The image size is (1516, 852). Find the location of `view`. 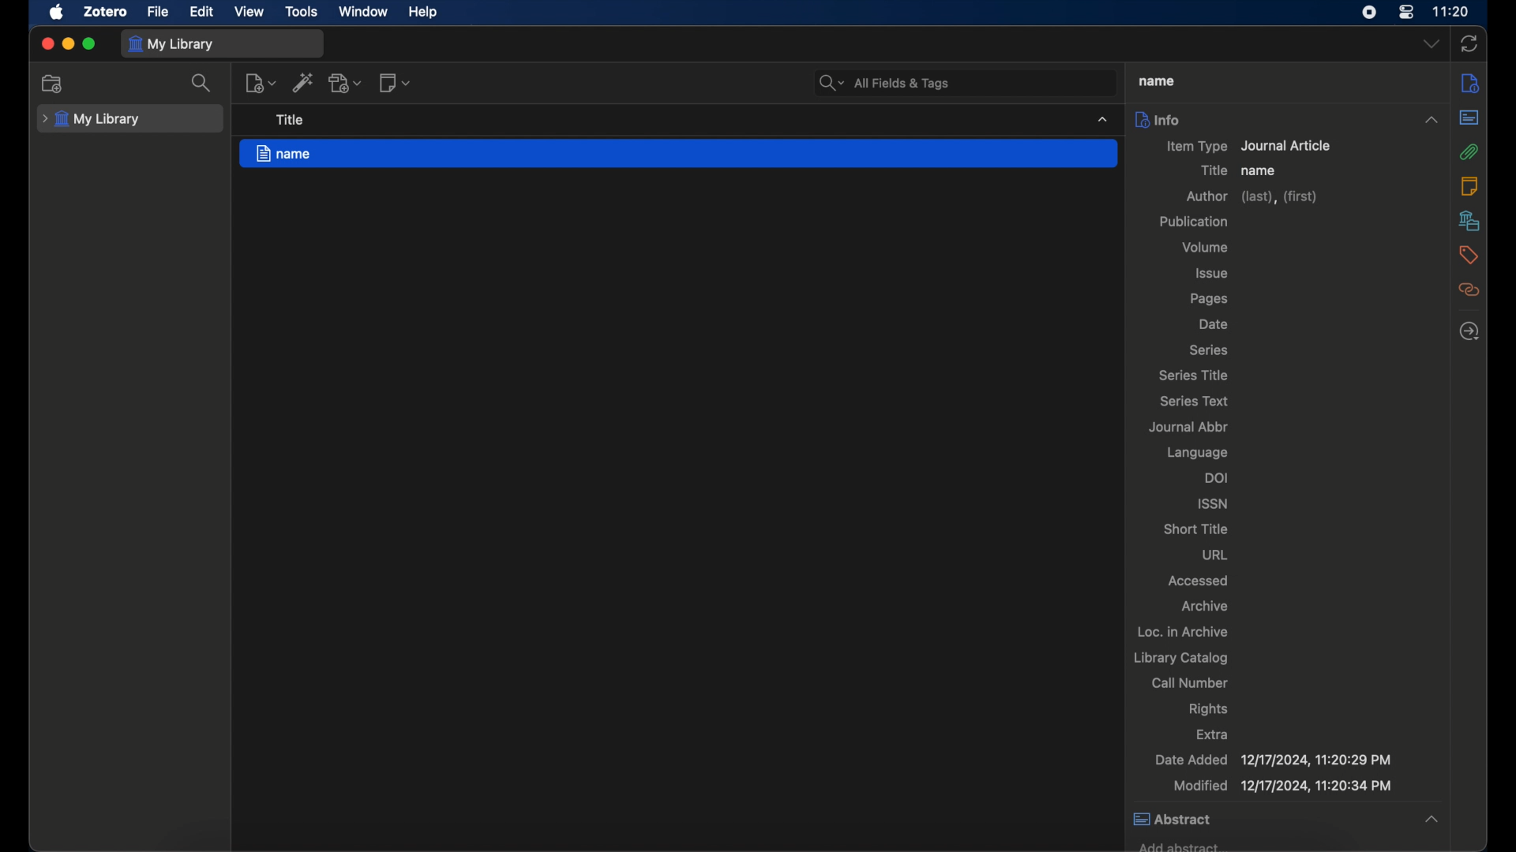

view is located at coordinates (250, 12).